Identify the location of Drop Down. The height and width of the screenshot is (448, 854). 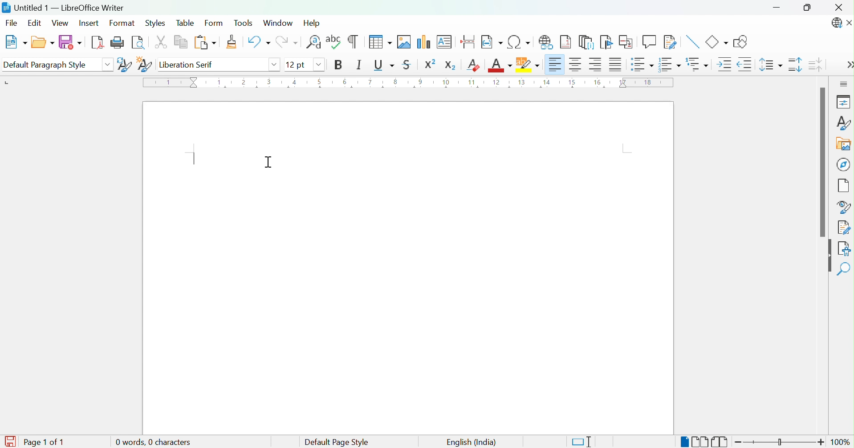
(108, 64).